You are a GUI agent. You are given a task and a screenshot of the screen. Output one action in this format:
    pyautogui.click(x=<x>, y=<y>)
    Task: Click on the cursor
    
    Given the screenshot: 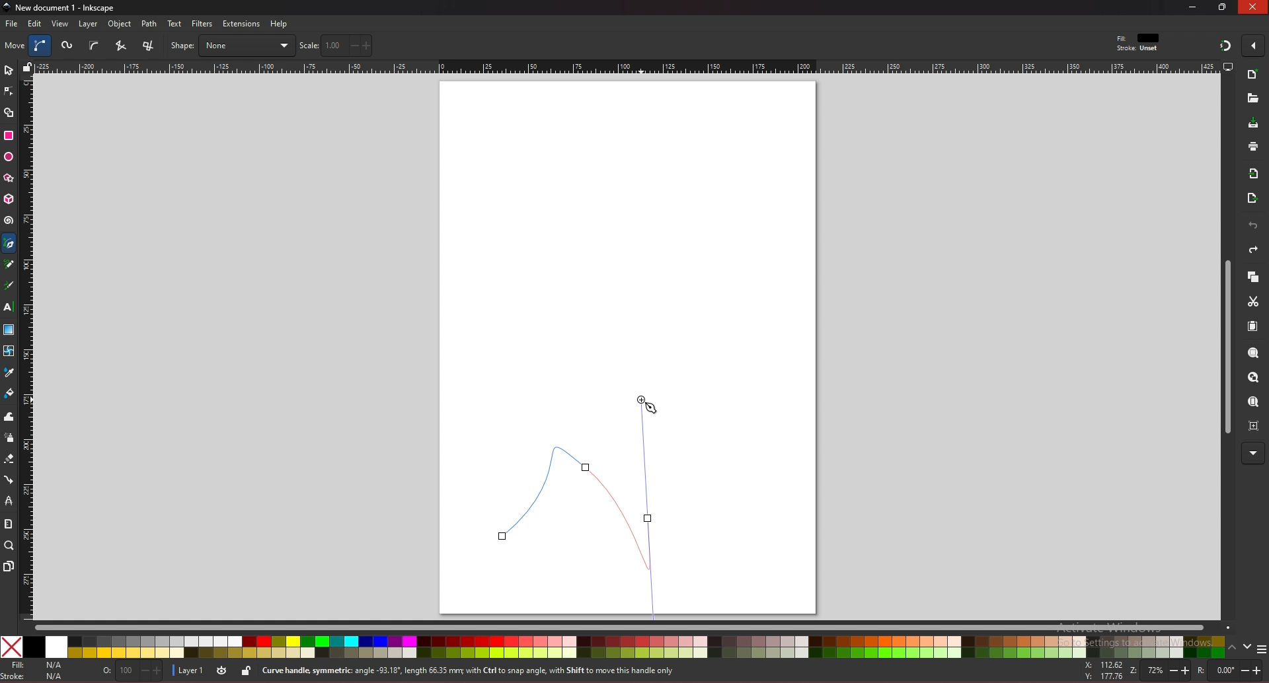 What is the action you would take?
    pyautogui.click(x=651, y=404)
    